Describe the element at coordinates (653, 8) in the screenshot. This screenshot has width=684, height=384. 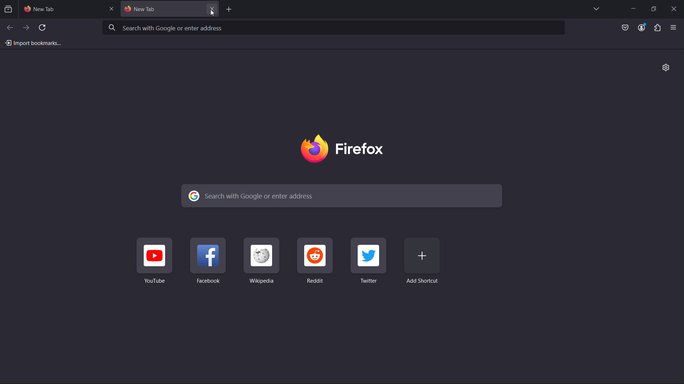
I see `Maximize` at that location.